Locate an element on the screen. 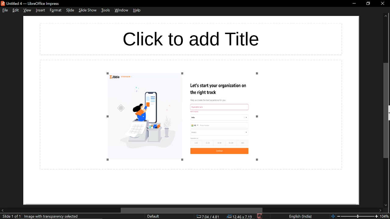 The width and height of the screenshot is (390, 219). edit is located at coordinates (15, 10).